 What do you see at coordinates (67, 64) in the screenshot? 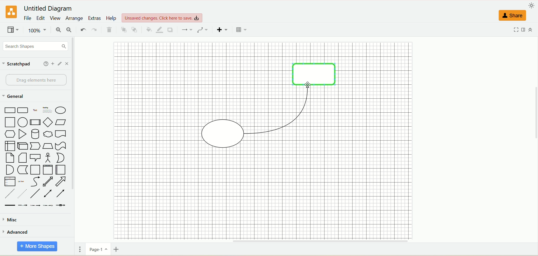
I see `close` at bounding box center [67, 64].